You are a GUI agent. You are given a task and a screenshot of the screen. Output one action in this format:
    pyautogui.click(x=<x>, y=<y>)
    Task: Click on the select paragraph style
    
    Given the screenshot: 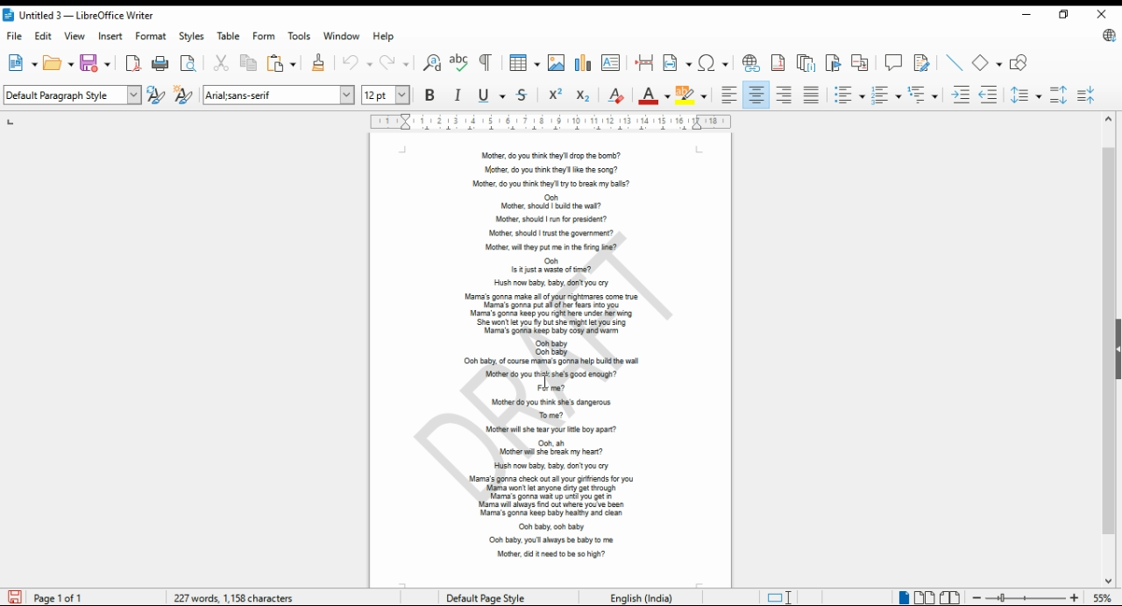 What is the action you would take?
    pyautogui.click(x=74, y=95)
    